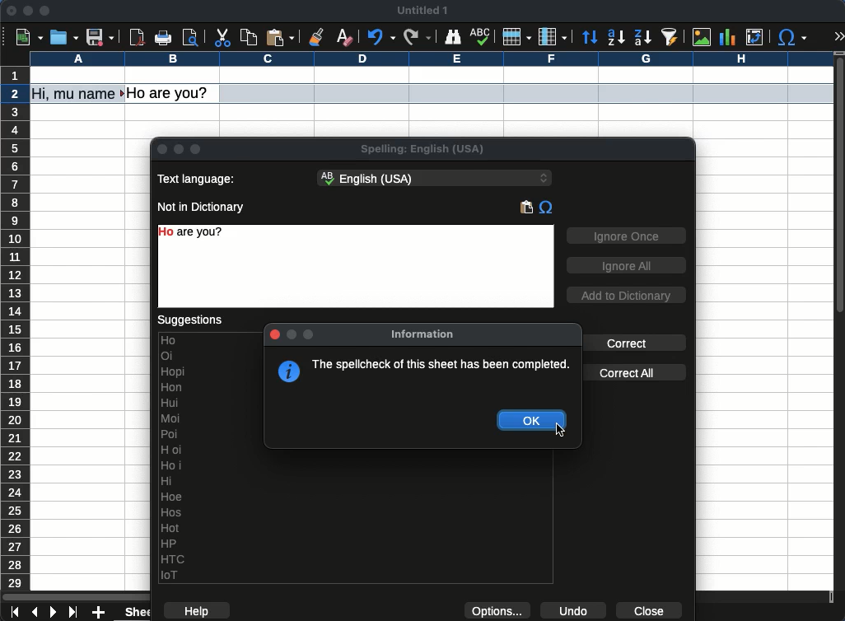 This screenshot has width=845, height=621. I want to click on IoT, so click(173, 575).